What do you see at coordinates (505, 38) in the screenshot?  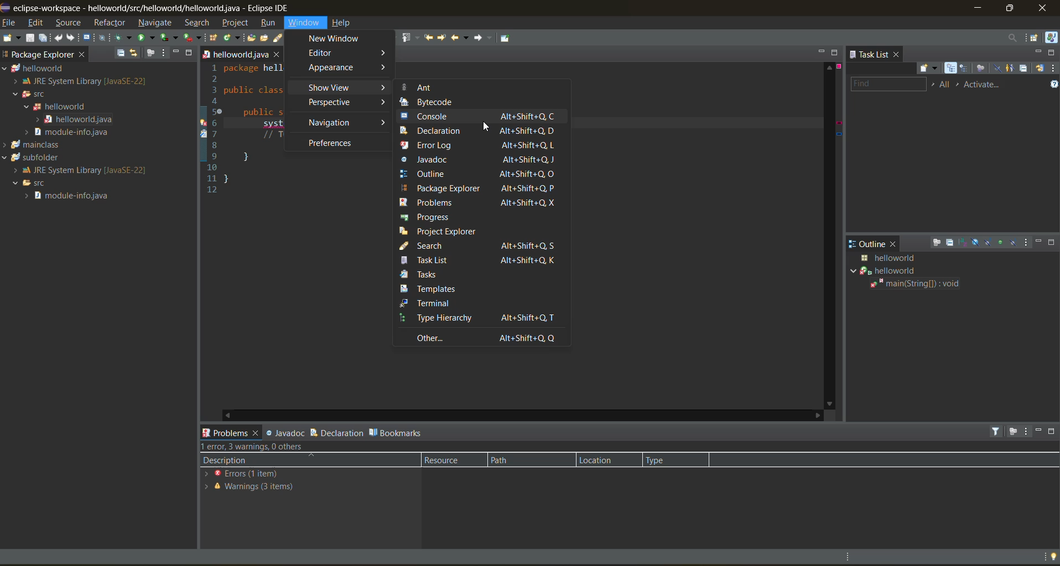 I see `pin editor` at bounding box center [505, 38].